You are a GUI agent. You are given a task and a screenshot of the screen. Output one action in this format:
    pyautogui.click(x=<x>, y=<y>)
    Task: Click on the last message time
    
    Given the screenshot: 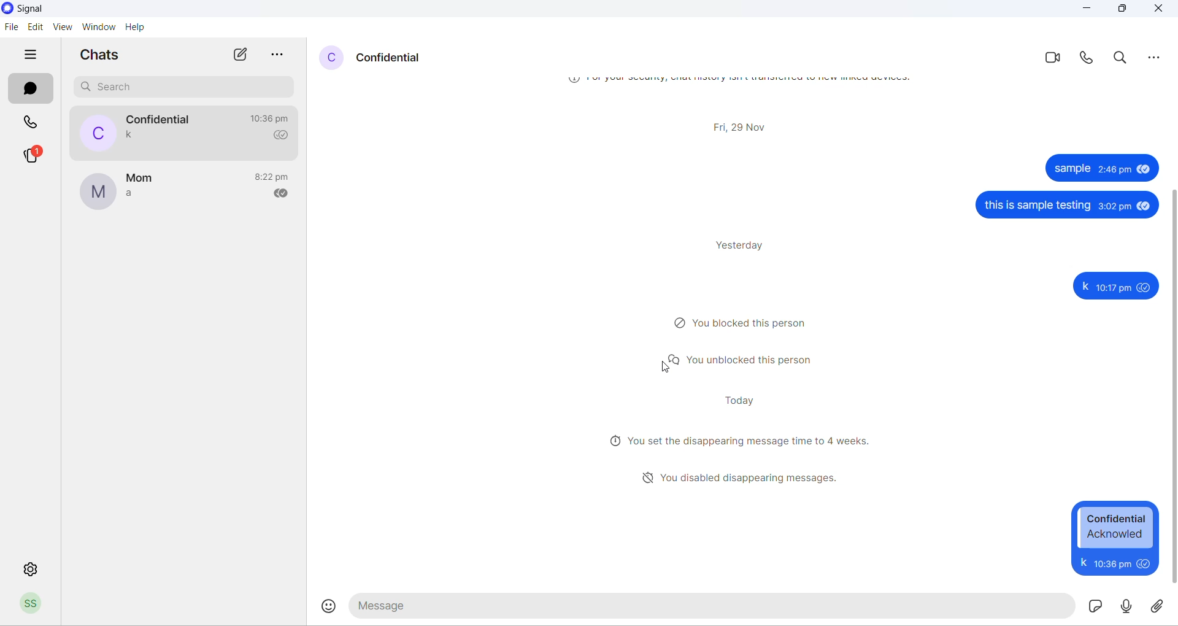 What is the action you would take?
    pyautogui.click(x=277, y=120)
    